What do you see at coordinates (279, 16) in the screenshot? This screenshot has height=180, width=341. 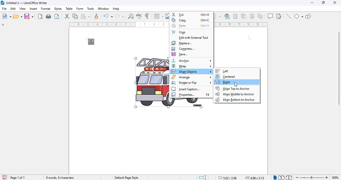 I see `show track changes functions` at bounding box center [279, 16].